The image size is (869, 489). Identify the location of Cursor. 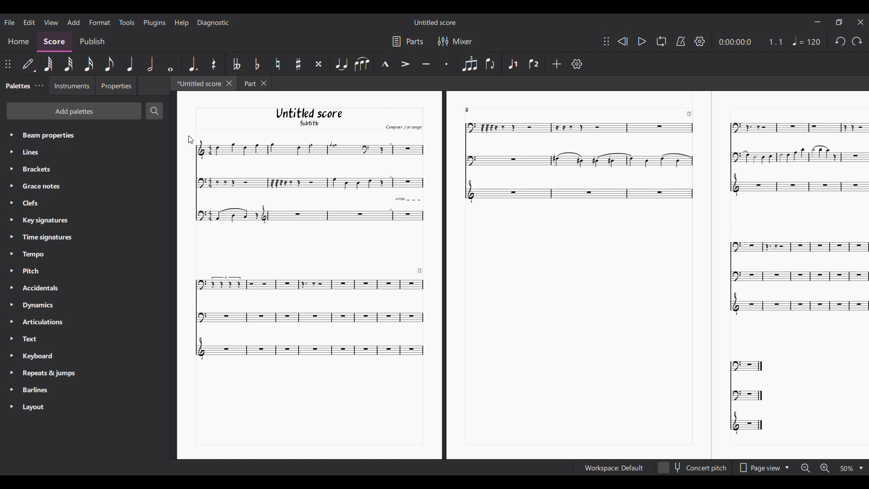
(189, 140).